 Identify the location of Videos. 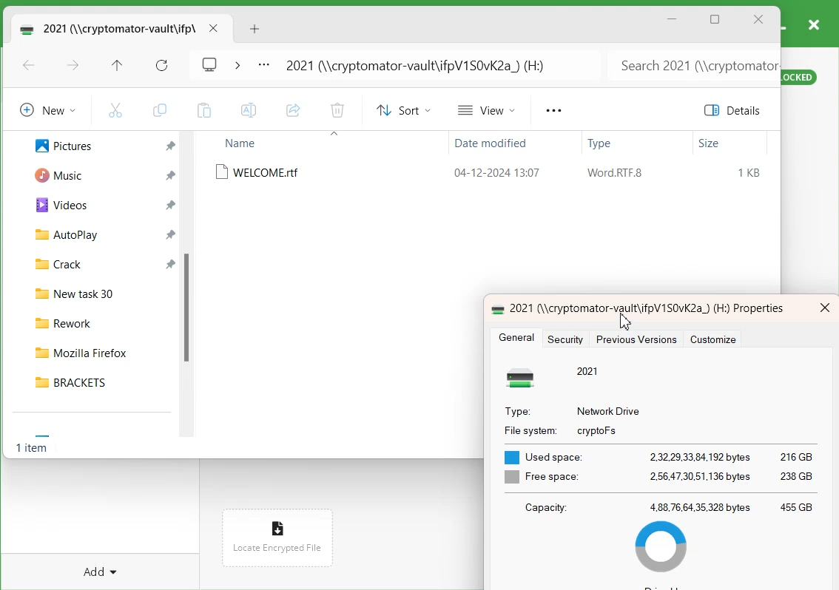
(55, 204).